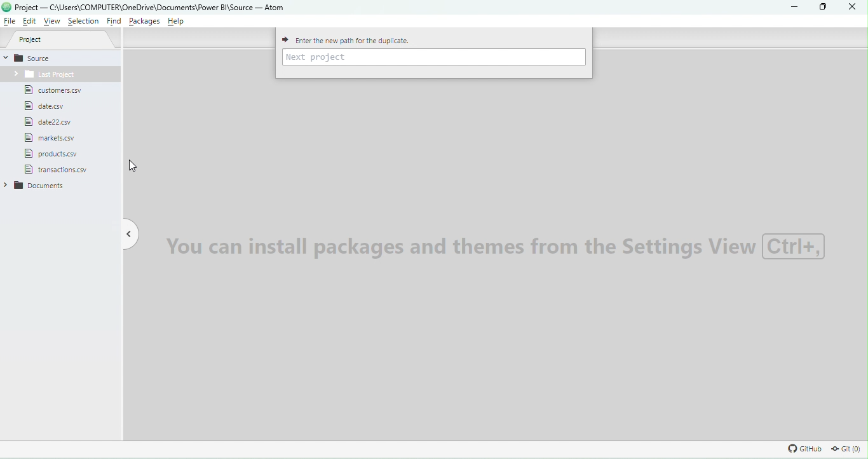  What do you see at coordinates (853, 10) in the screenshot?
I see `Close` at bounding box center [853, 10].